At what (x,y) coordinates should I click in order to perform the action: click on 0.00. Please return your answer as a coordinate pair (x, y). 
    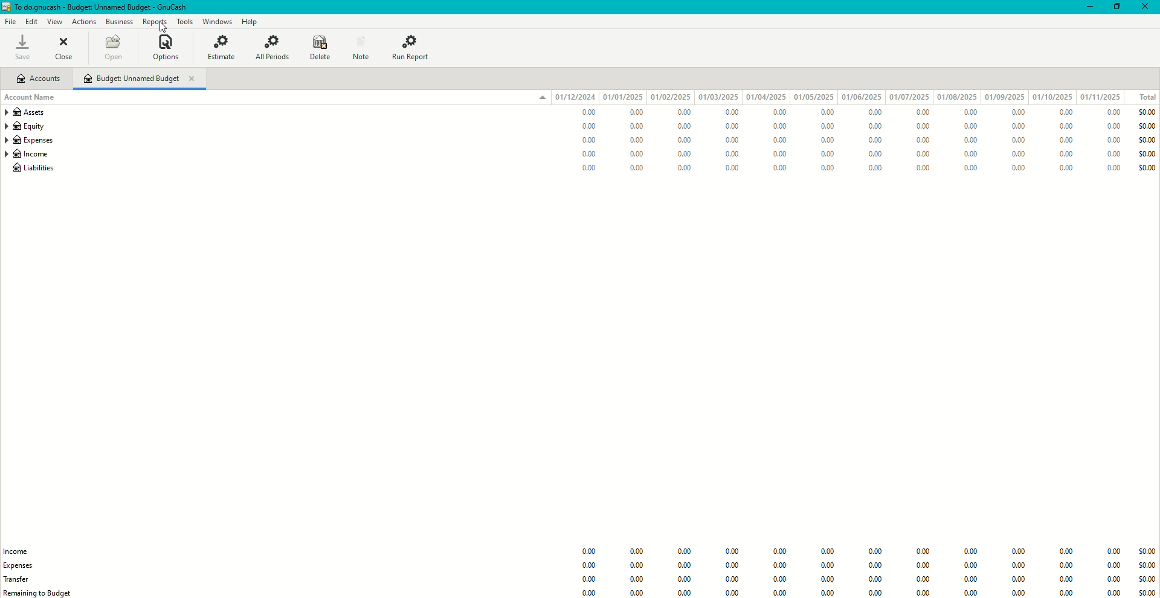
    Looking at the image, I should click on (732, 580).